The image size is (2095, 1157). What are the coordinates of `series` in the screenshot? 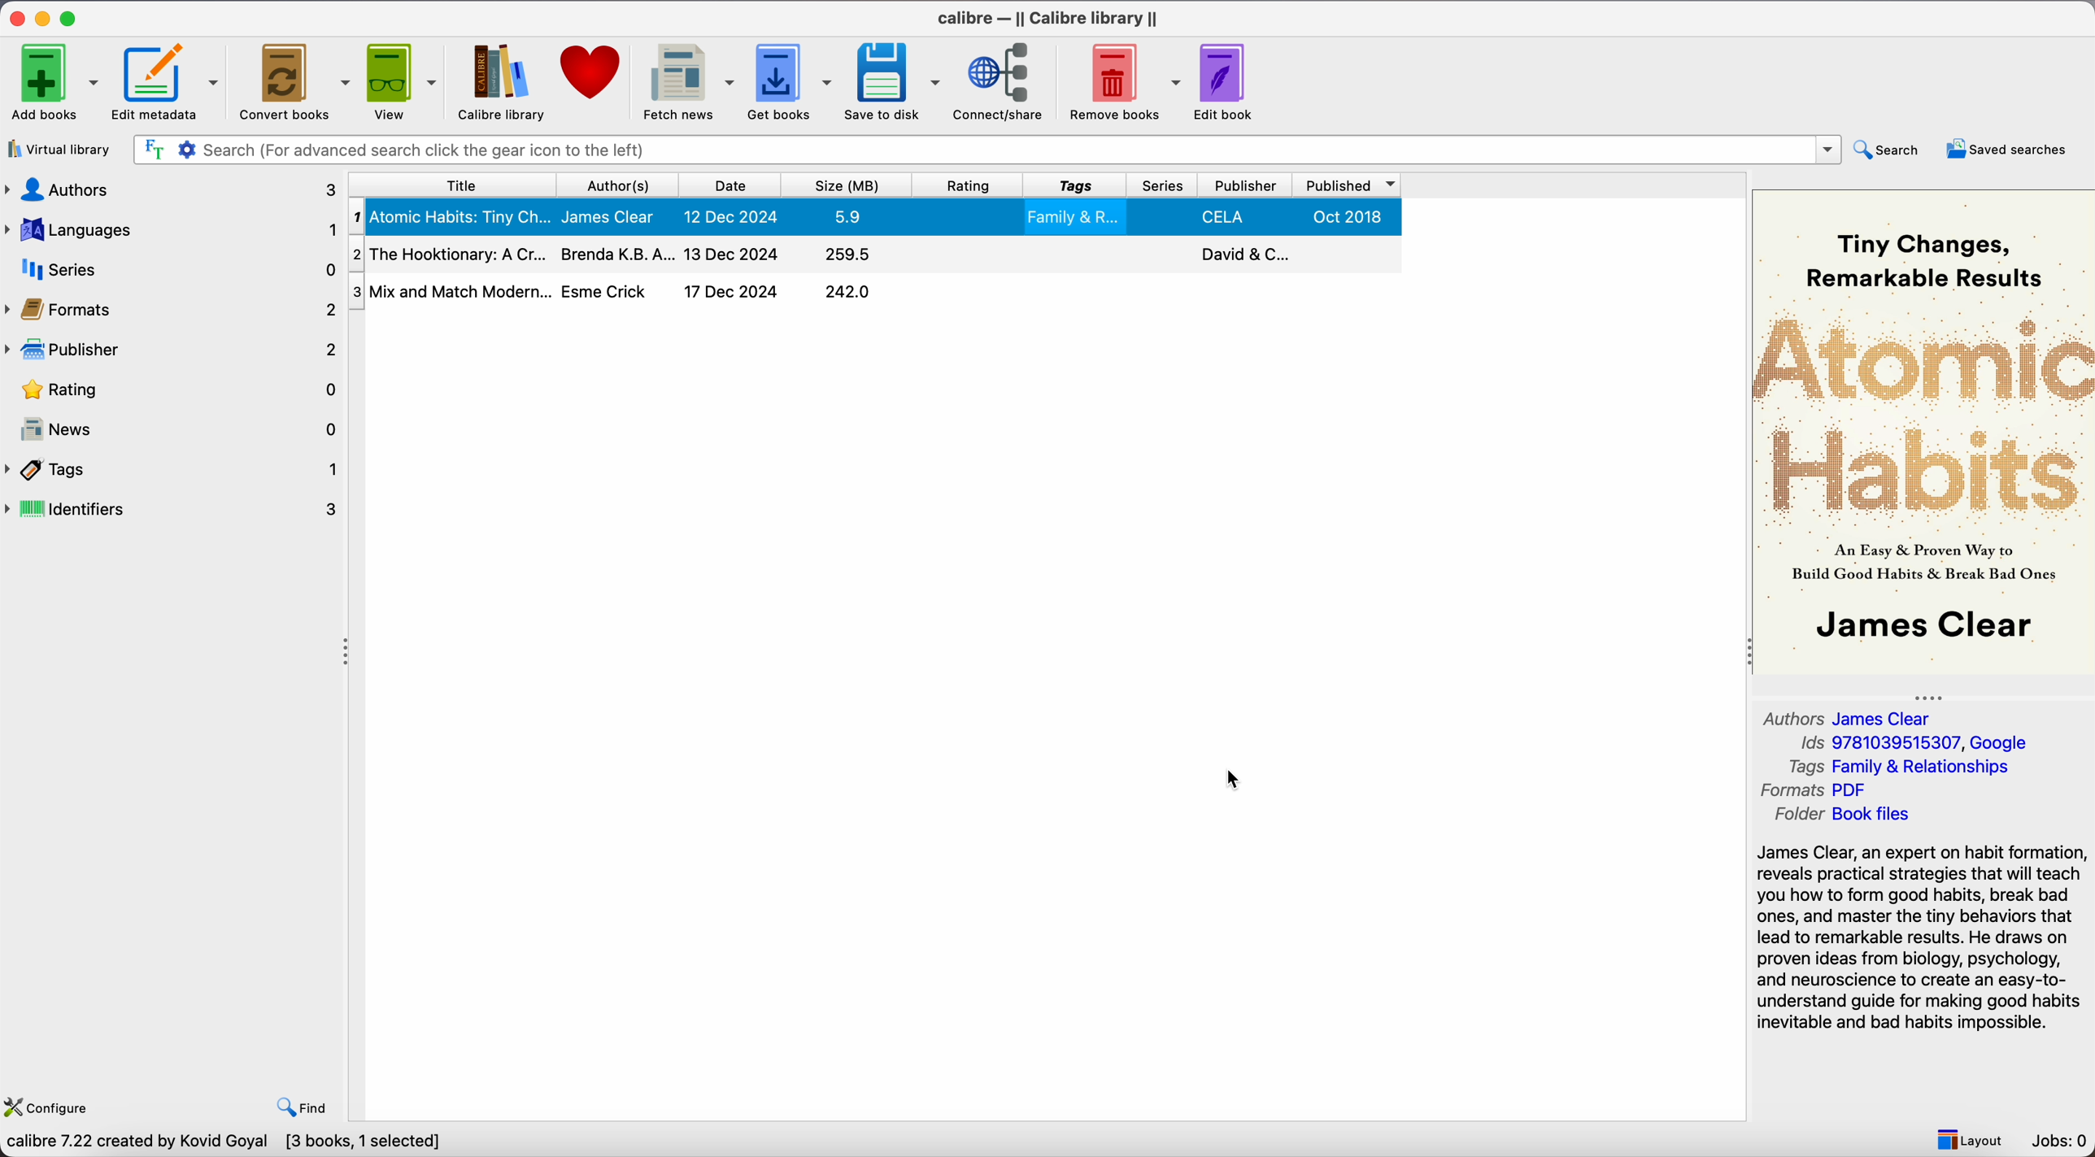 It's located at (1164, 185).